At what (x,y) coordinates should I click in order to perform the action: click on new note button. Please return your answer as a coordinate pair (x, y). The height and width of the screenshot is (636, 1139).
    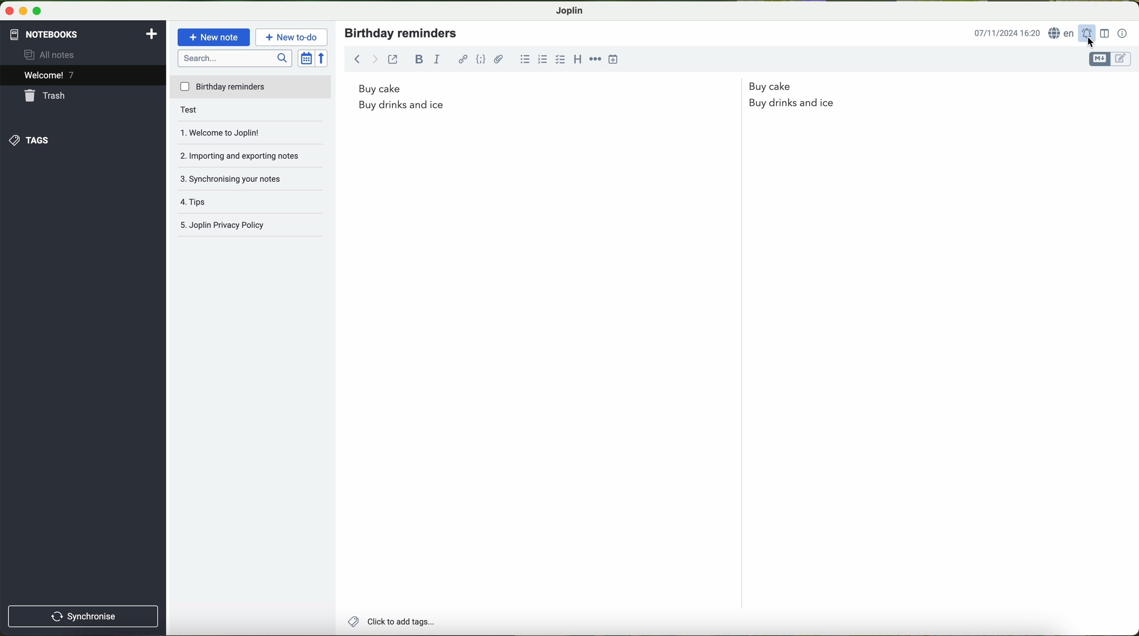
    Looking at the image, I should click on (213, 37).